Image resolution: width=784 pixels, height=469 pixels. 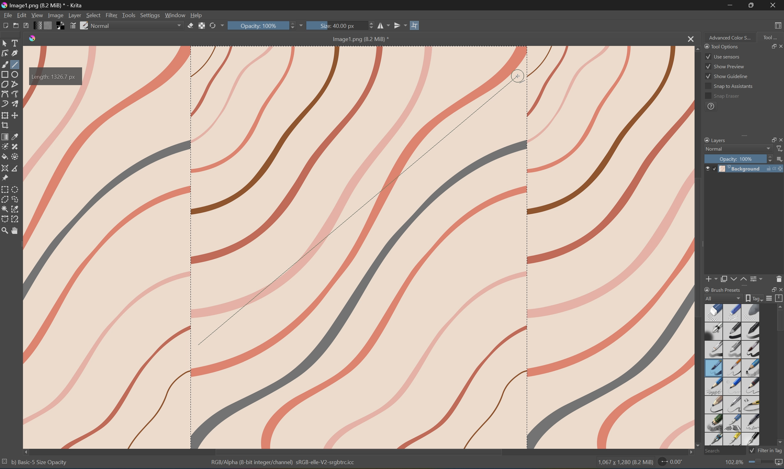 What do you see at coordinates (56, 77) in the screenshot?
I see `Length: 1326.7` at bounding box center [56, 77].